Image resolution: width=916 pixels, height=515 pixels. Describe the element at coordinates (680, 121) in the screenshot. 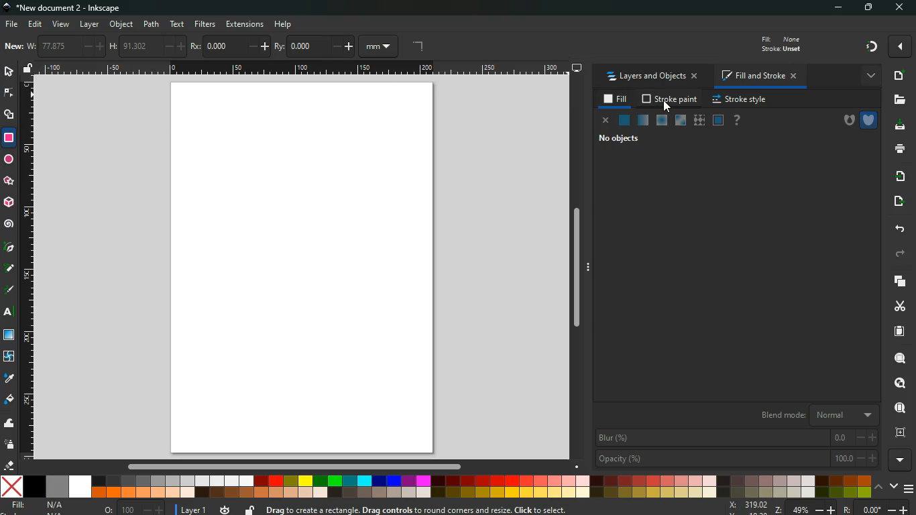

I see `window` at that location.